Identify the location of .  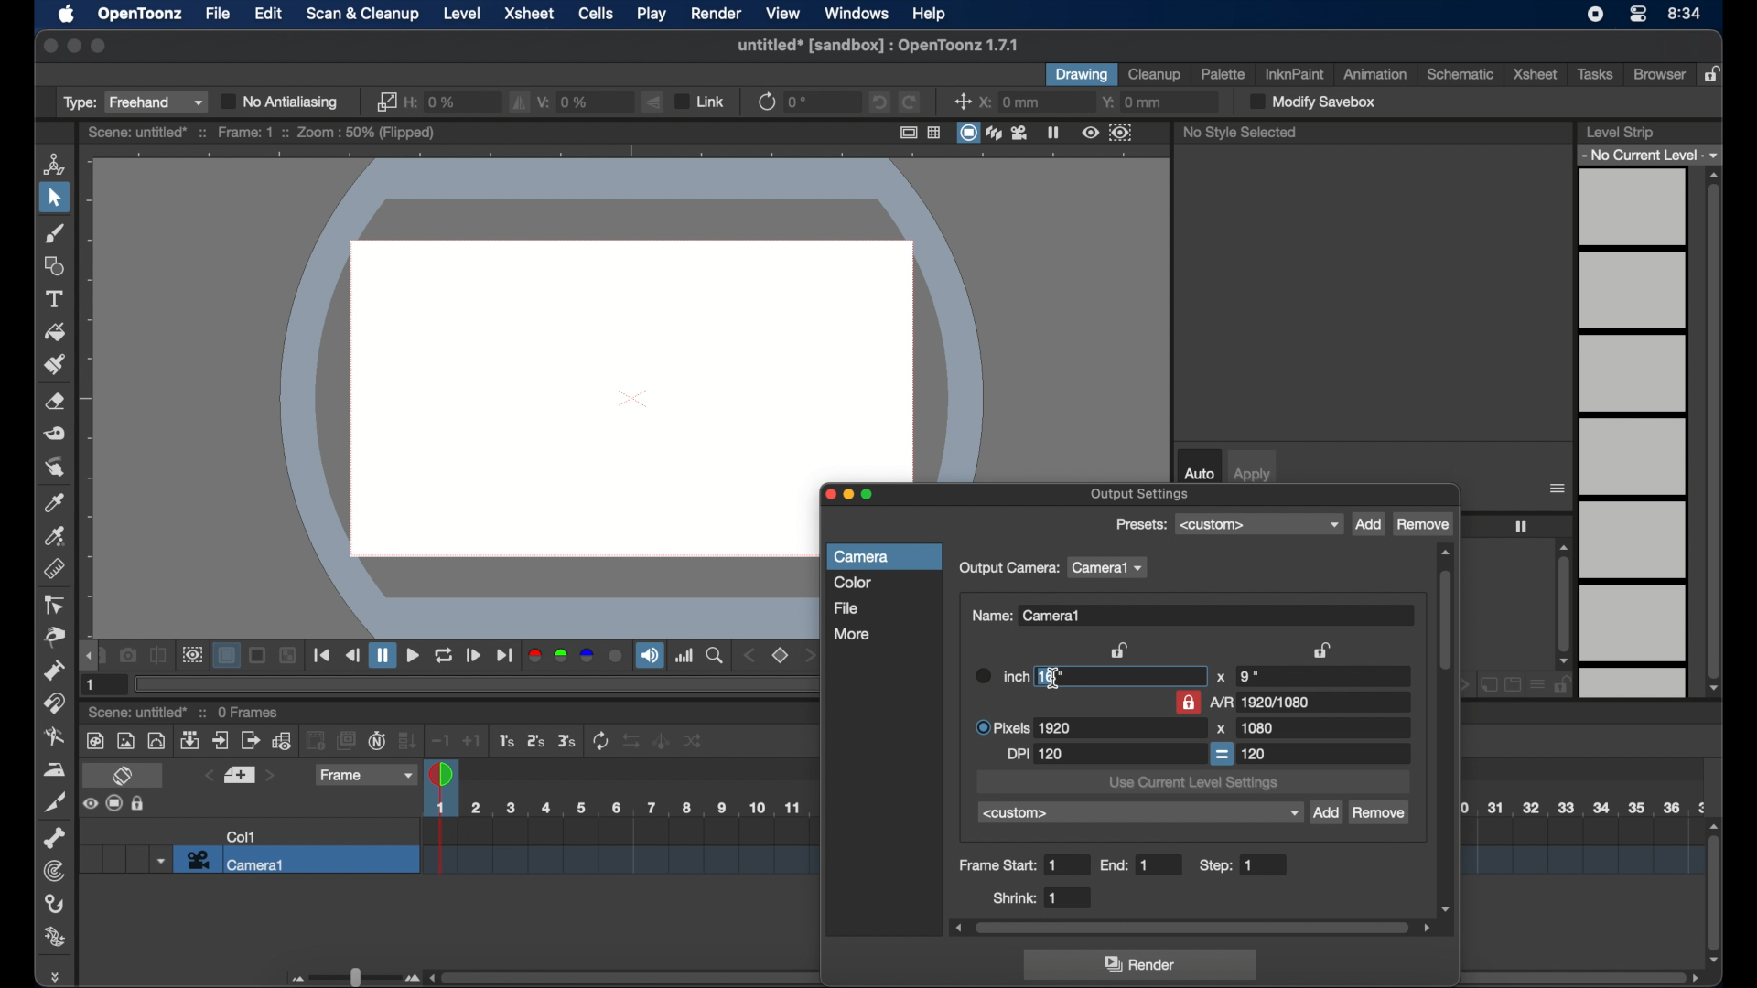
(536, 737).